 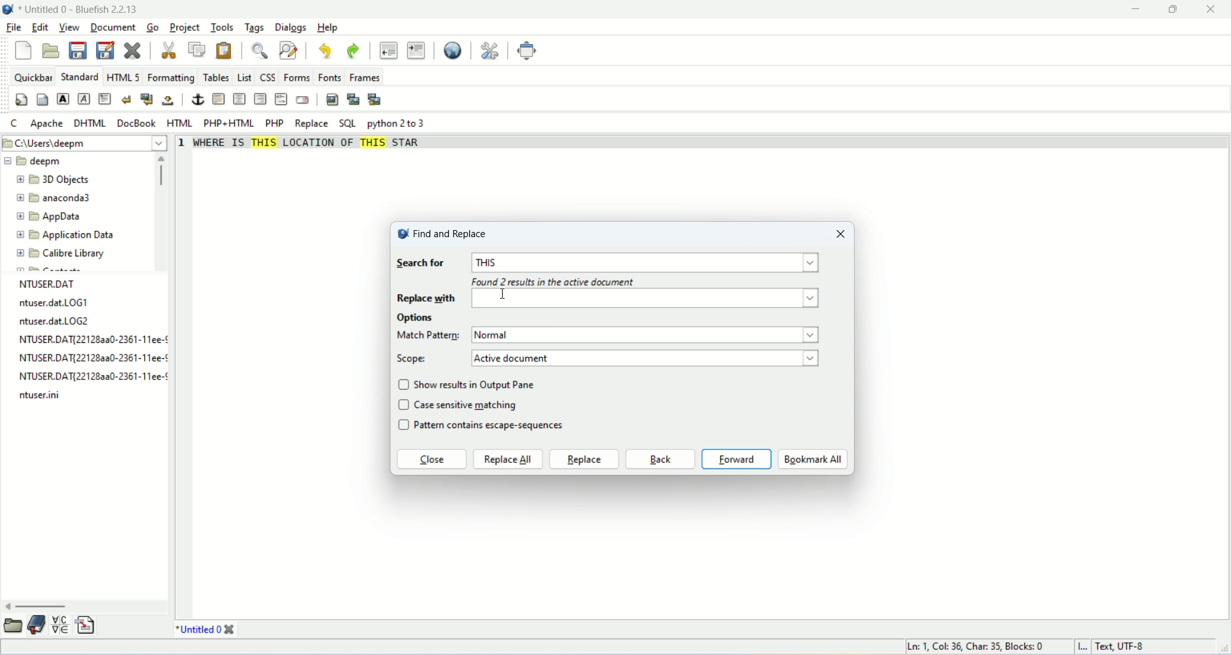 I want to click on undo, so click(x=324, y=51).